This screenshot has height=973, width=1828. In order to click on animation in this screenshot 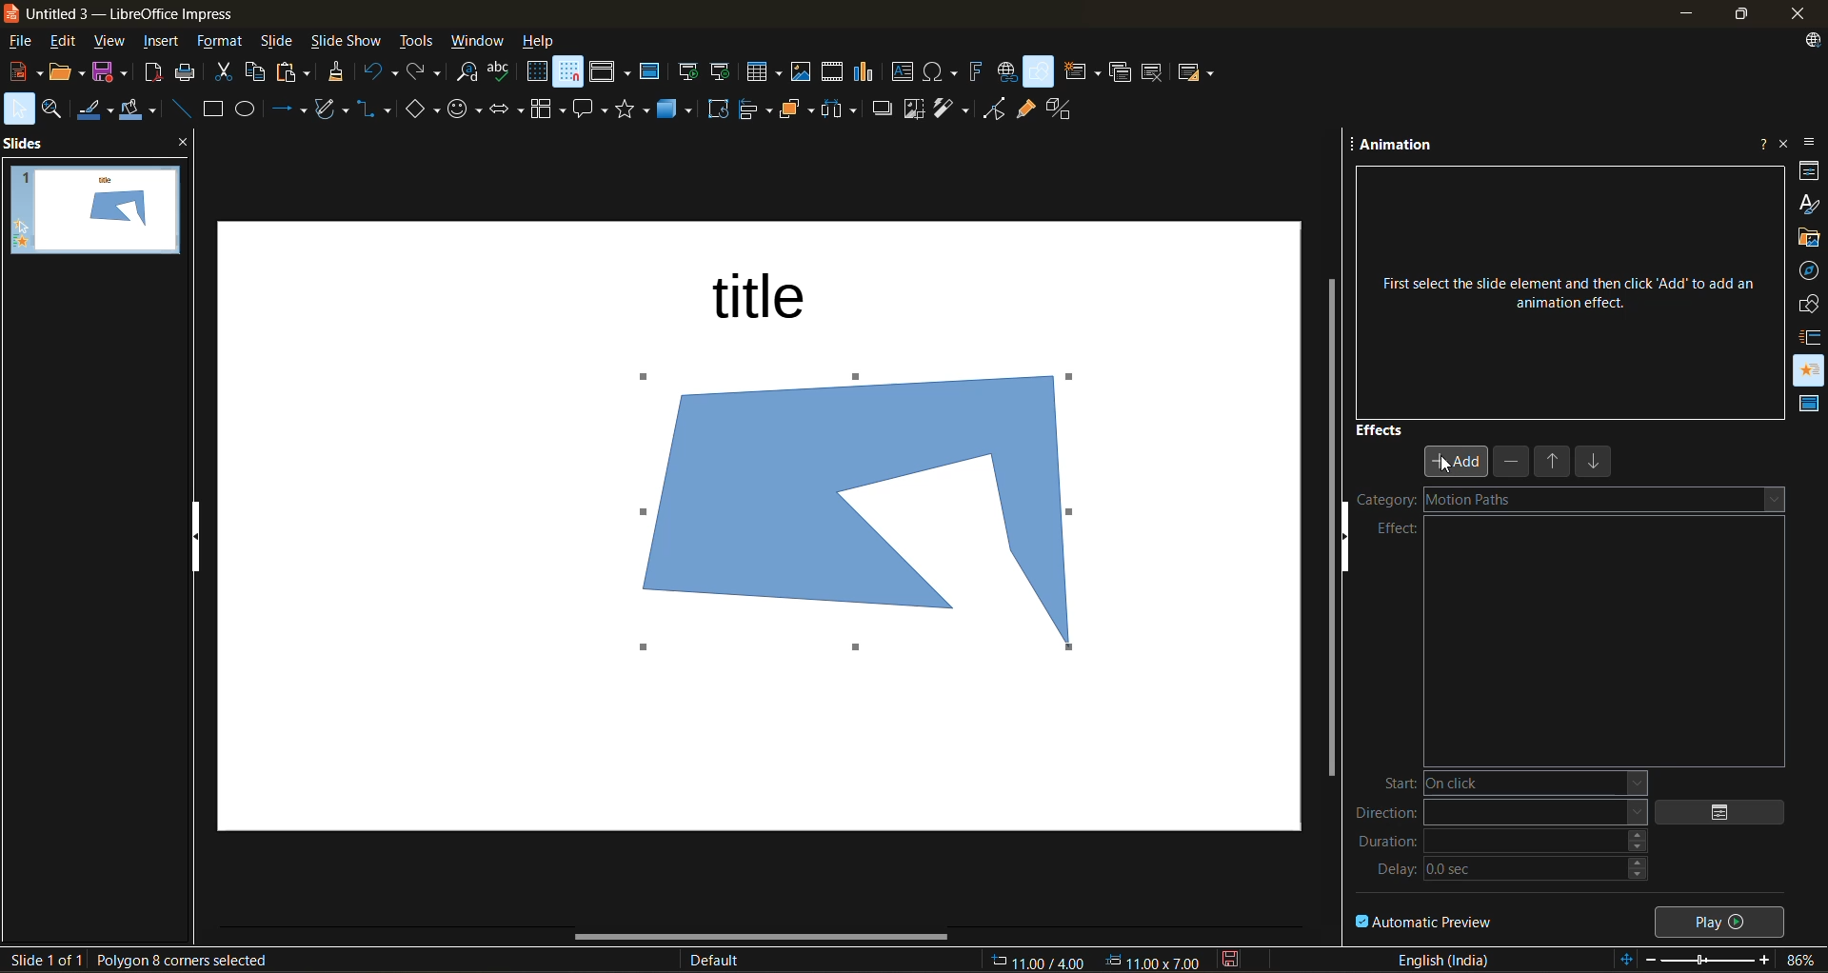, I will do `click(1804, 367)`.